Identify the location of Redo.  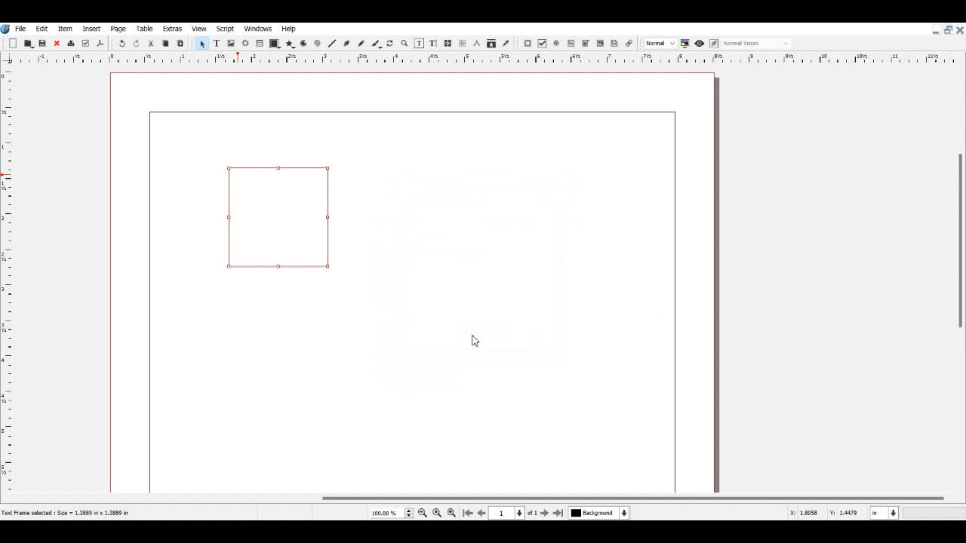
(137, 44).